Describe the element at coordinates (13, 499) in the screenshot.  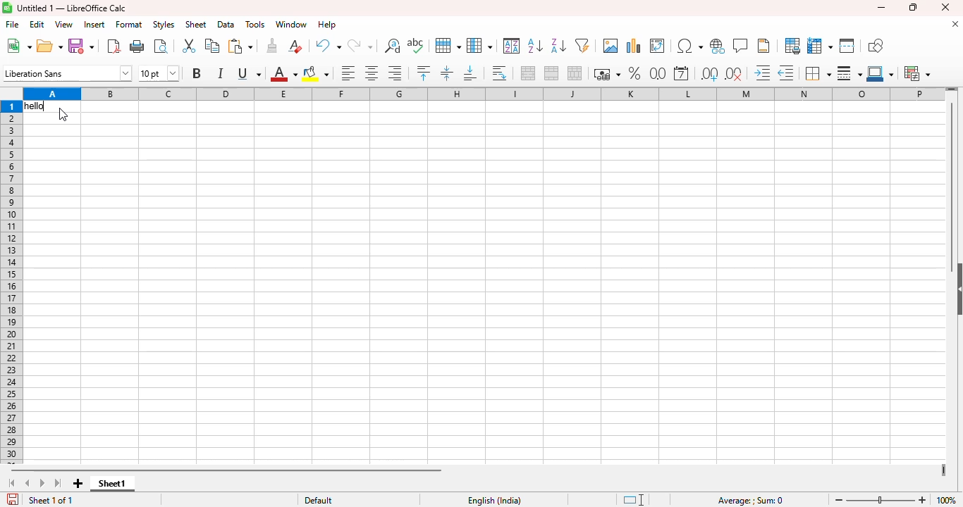
I see `click to save the document` at that location.